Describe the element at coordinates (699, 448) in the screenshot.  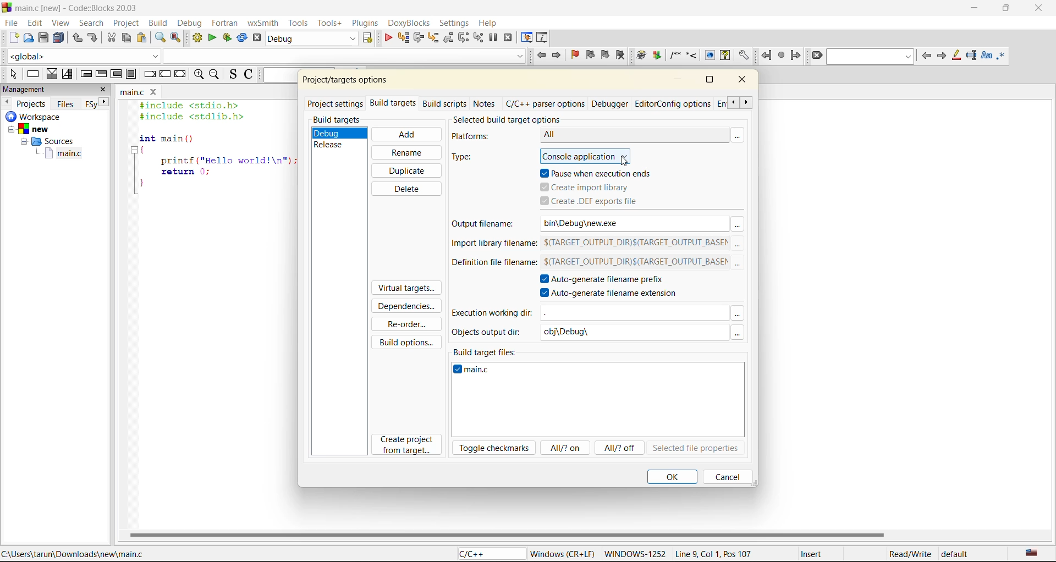
I see `selected file properties` at that location.